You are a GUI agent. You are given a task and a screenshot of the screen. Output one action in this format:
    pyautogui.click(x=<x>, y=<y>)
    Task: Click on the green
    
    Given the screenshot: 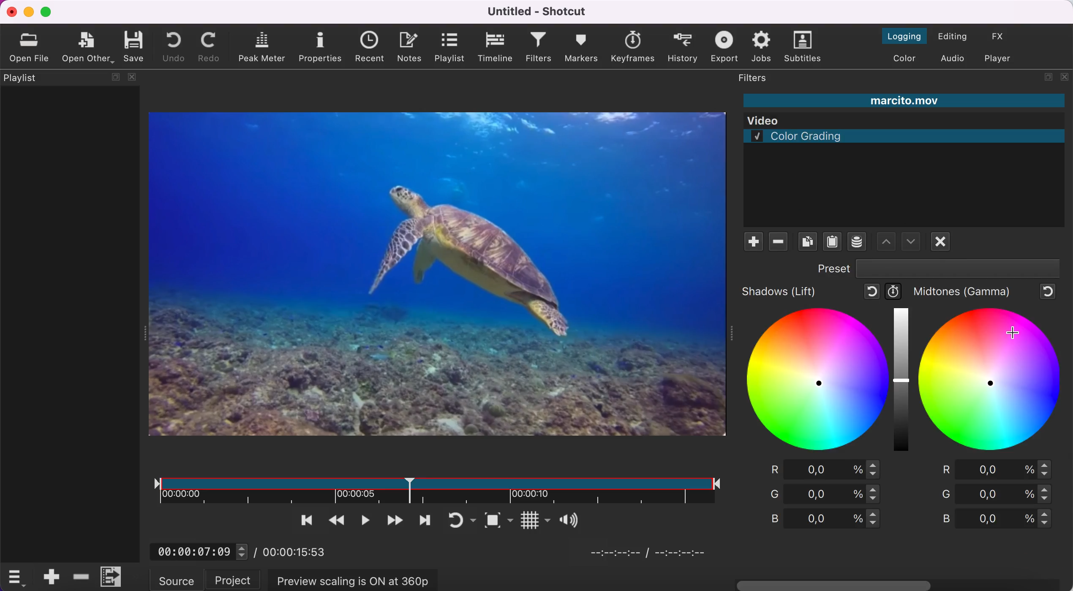 What is the action you would take?
    pyautogui.click(x=995, y=494)
    